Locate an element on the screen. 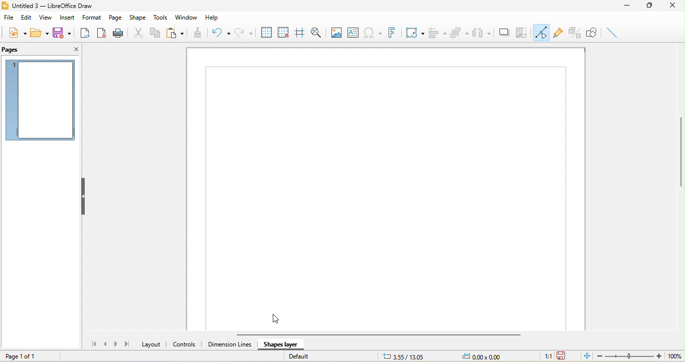 Image resolution: width=685 pixels, height=362 pixels. helpline while moving is located at coordinates (299, 33).